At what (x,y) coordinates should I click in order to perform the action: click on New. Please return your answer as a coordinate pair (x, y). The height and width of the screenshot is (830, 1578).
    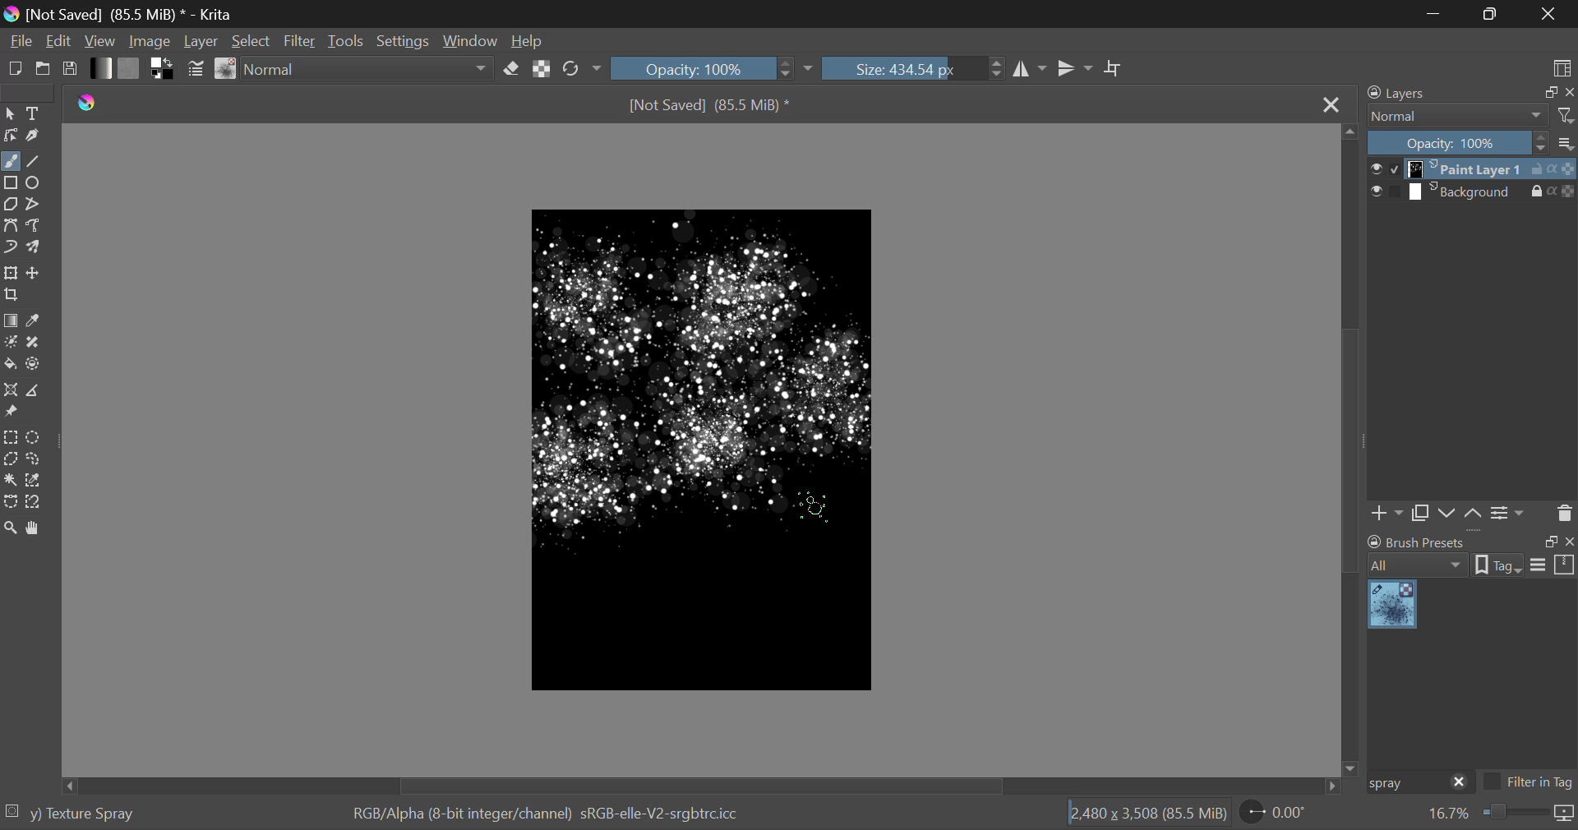
    Looking at the image, I should click on (15, 68).